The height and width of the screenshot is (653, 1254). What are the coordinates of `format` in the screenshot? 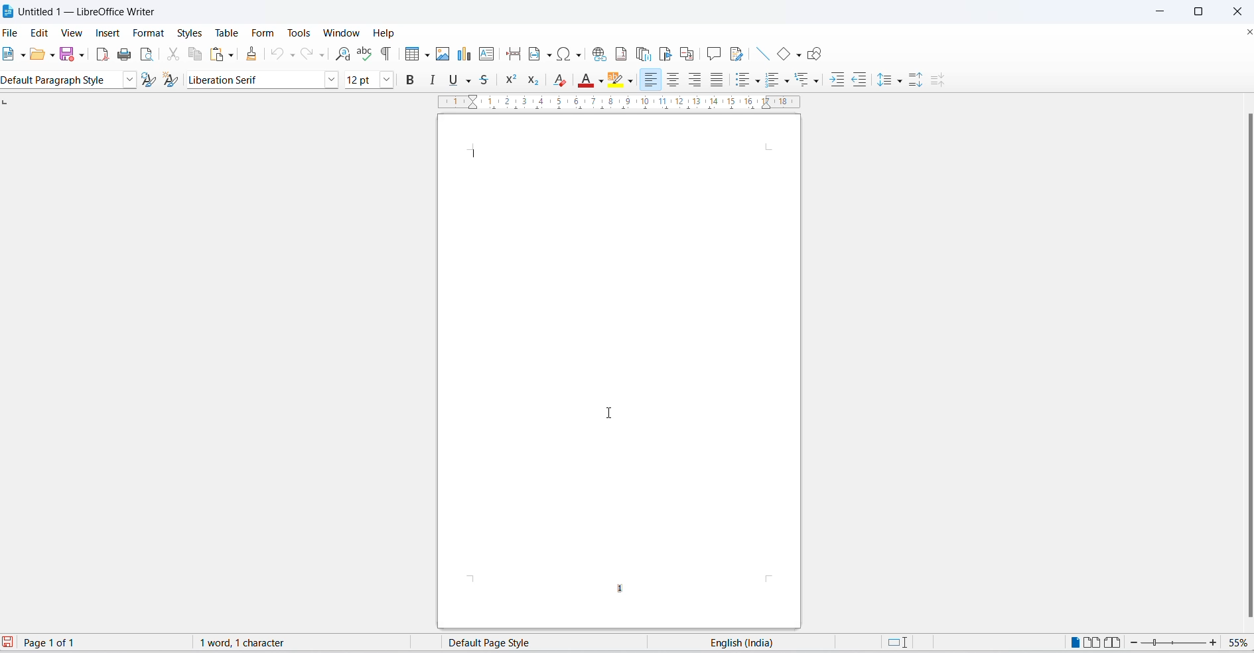 It's located at (149, 33).